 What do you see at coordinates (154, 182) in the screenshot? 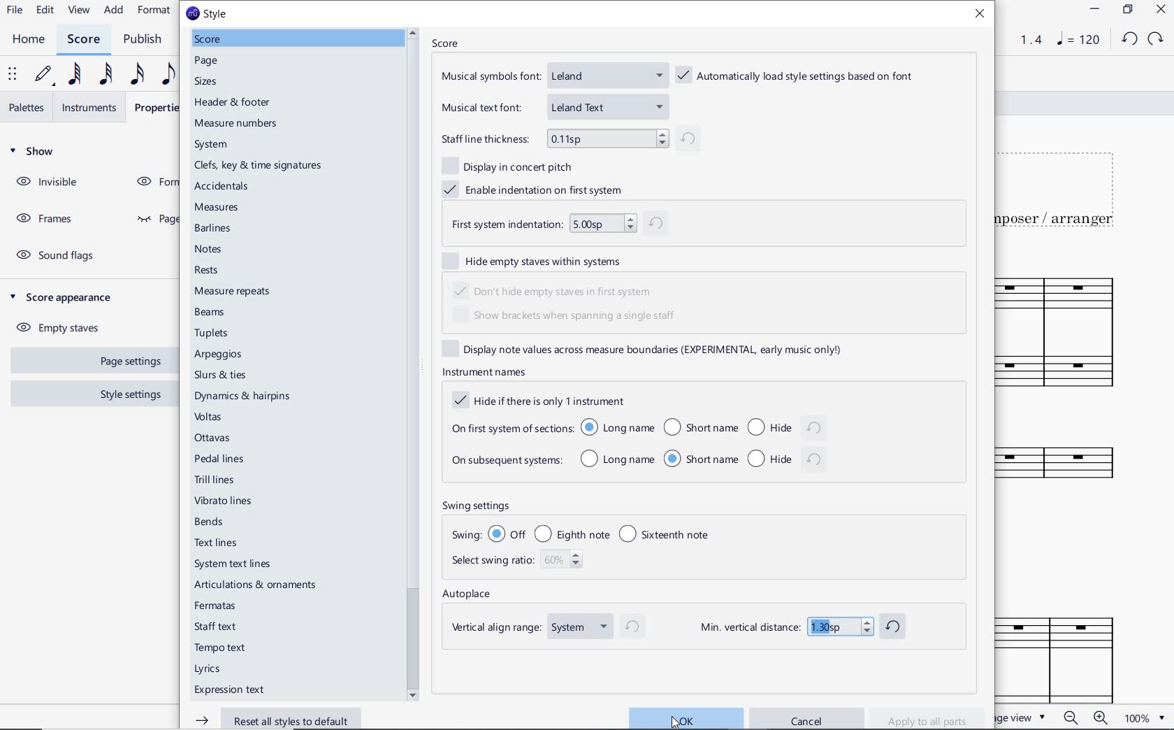
I see `FORMATTING` at bounding box center [154, 182].